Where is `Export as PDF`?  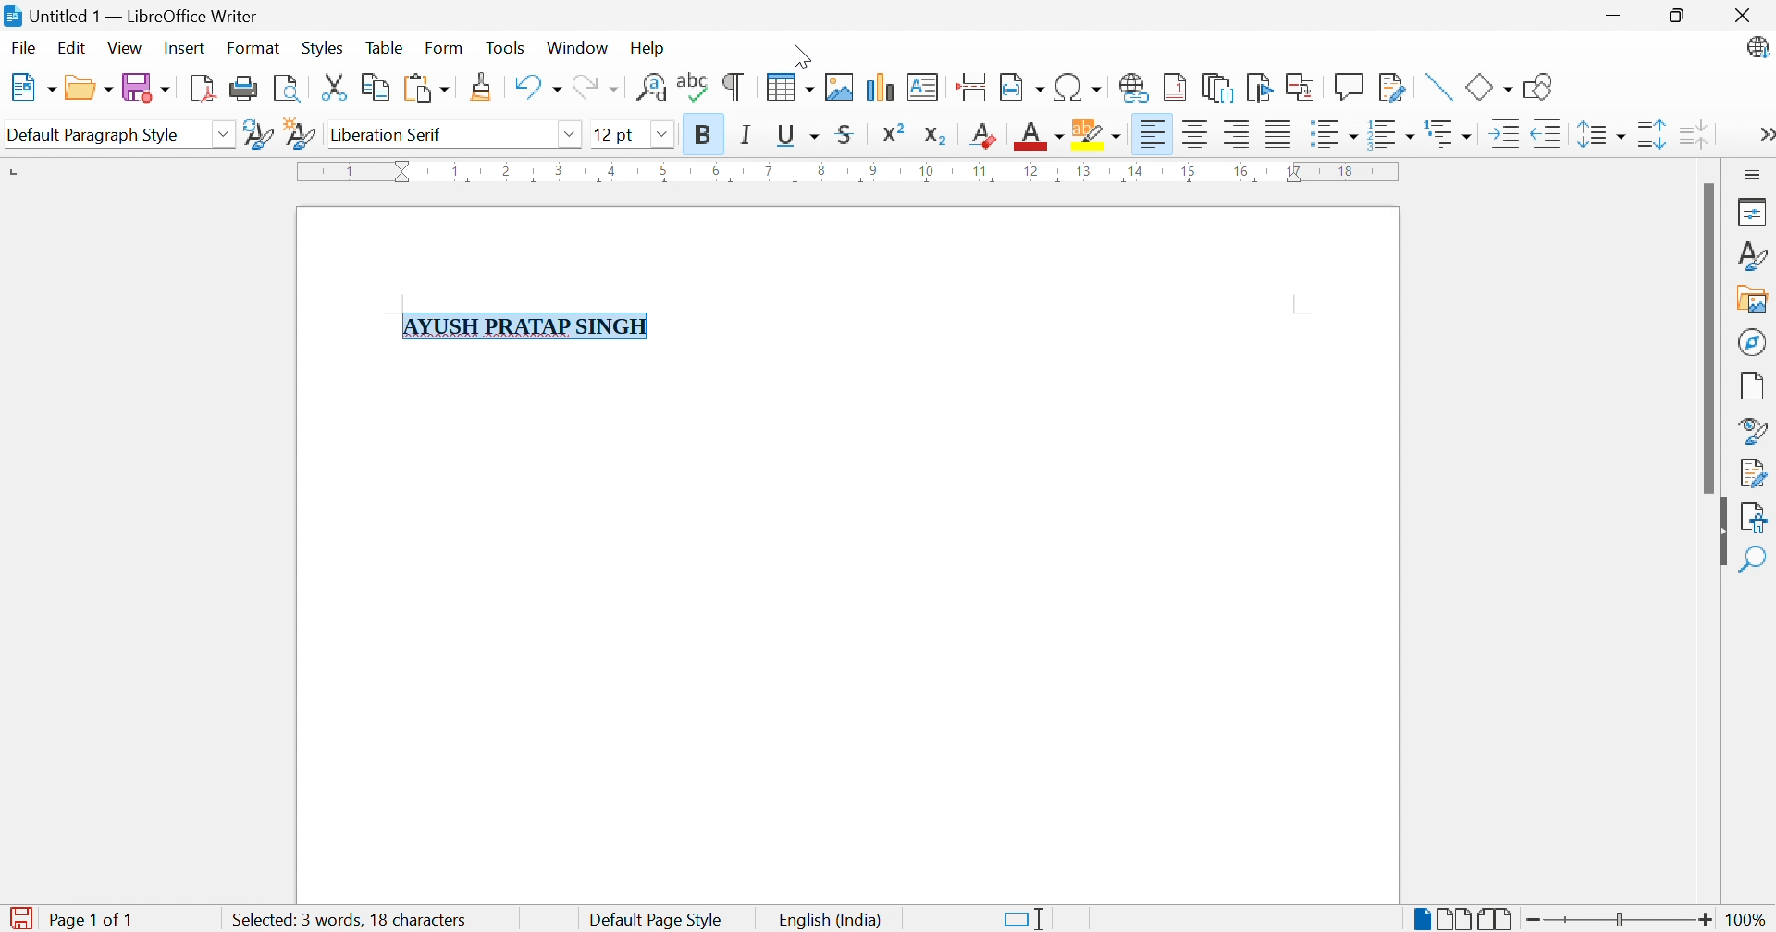 Export as PDF is located at coordinates (201, 89).